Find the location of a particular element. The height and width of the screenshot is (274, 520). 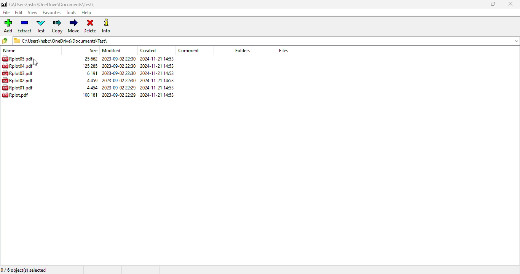

created date & time is located at coordinates (157, 80).